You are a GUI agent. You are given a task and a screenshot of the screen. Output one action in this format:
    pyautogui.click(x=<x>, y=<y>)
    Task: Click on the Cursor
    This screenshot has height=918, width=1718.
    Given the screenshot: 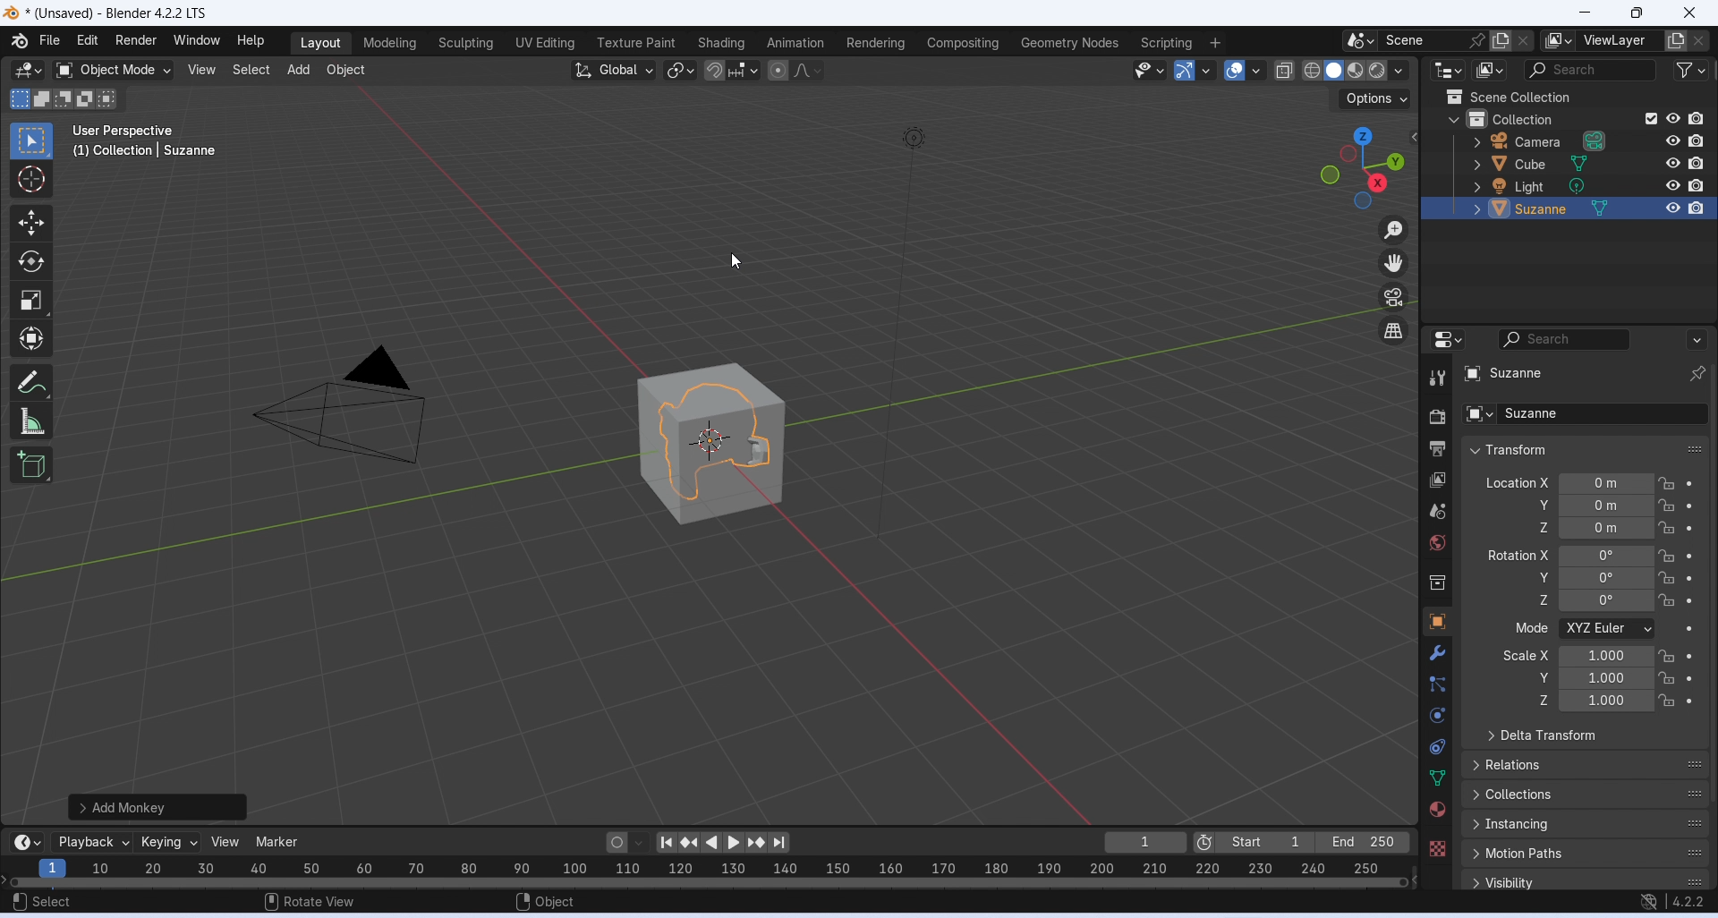 What is the action you would take?
    pyautogui.click(x=30, y=179)
    